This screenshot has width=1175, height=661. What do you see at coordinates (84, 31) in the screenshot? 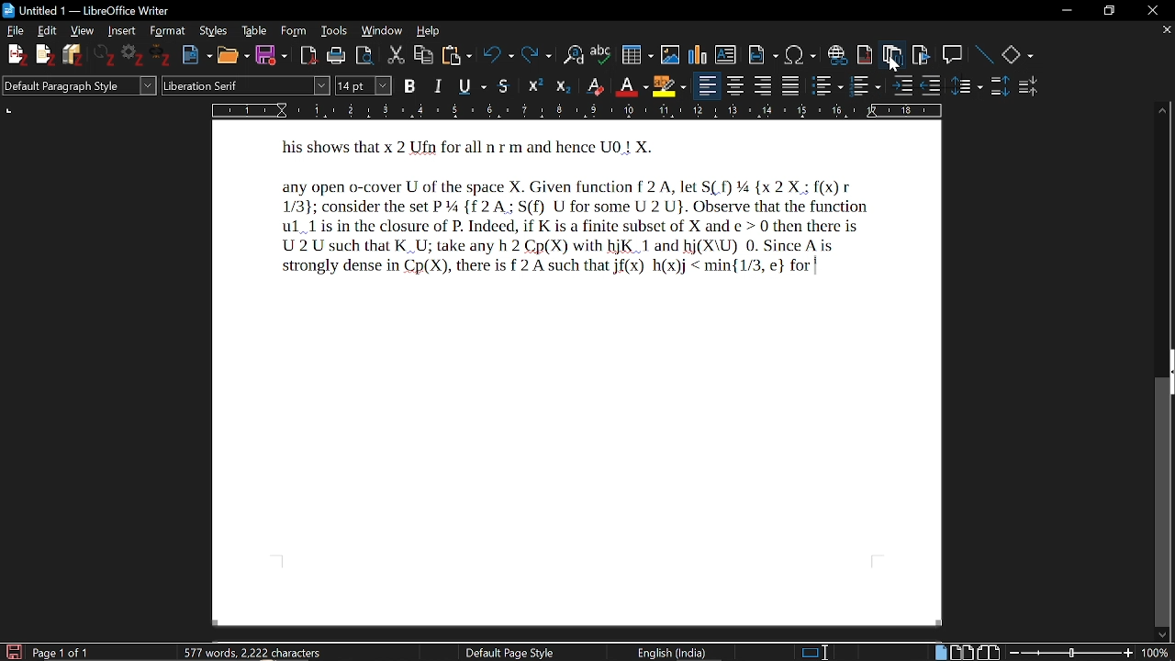
I see `View` at bounding box center [84, 31].